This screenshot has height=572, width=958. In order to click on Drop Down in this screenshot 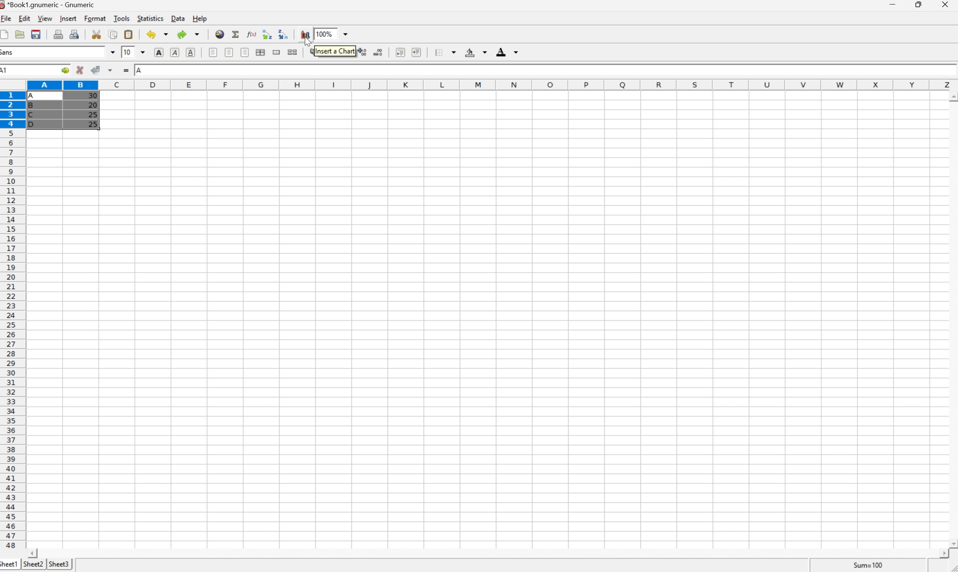, I will do `click(348, 33)`.